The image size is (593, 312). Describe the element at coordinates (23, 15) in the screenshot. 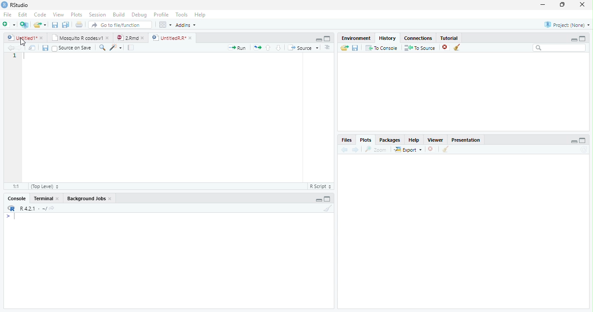

I see `Edit` at that location.